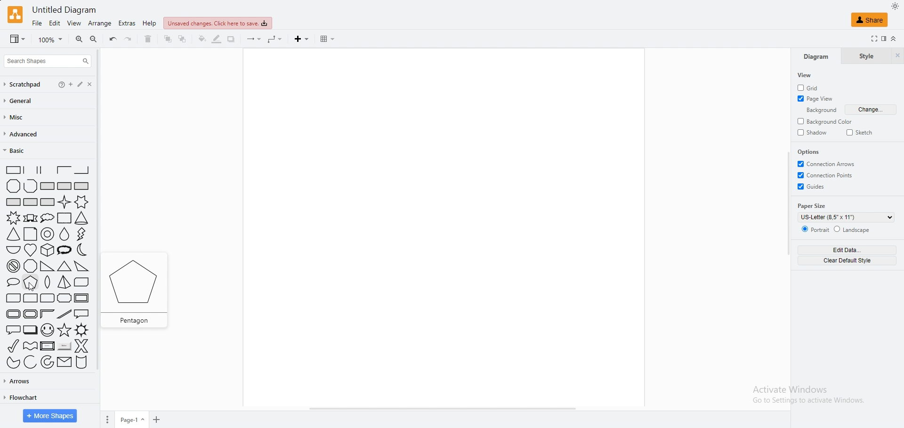  What do you see at coordinates (846, 261) in the screenshot?
I see `clear default style` at bounding box center [846, 261].